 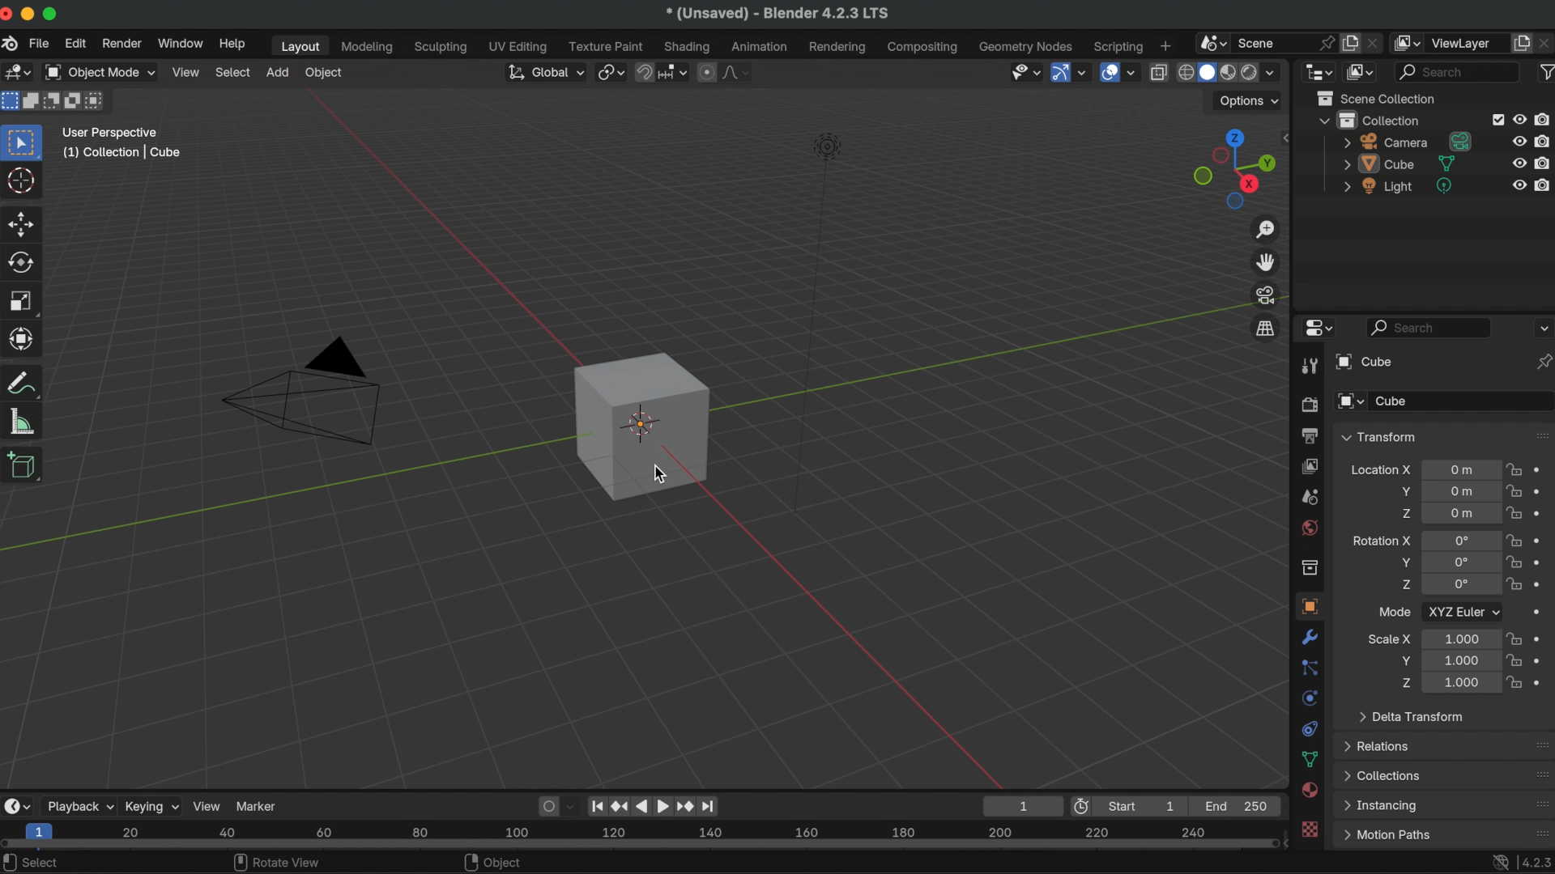 What do you see at coordinates (1515, 513) in the screenshot?
I see `lock location` at bounding box center [1515, 513].